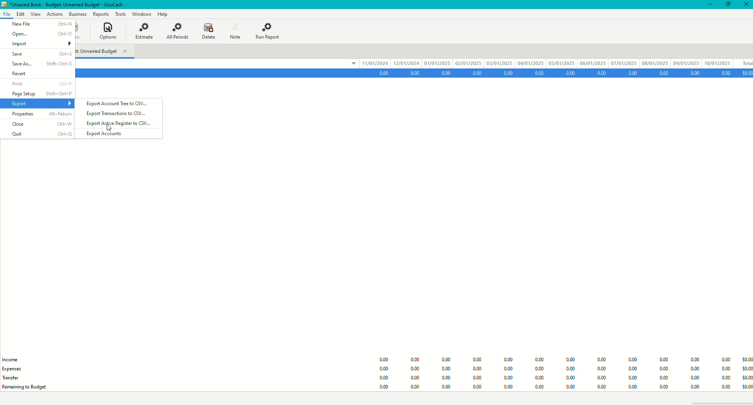 The height and width of the screenshot is (405, 753). What do you see at coordinates (42, 23) in the screenshot?
I see `New File` at bounding box center [42, 23].